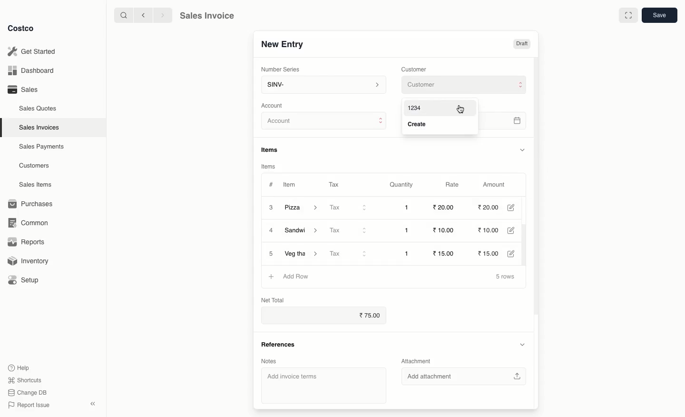 Image resolution: width=685 pixels, height=417 pixels. What do you see at coordinates (506, 277) in the screenshot?
I see `5 rows` at bounding box center [506, 277].